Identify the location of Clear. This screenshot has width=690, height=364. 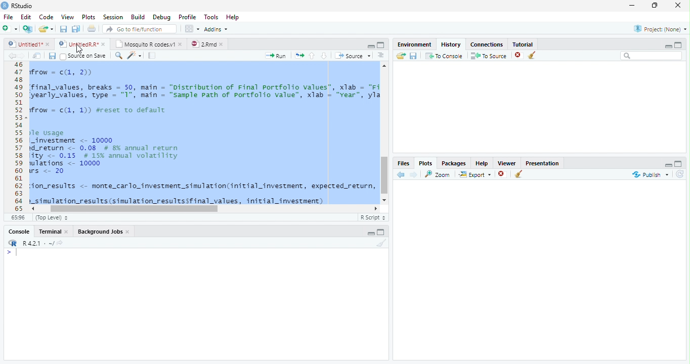
(534, 56).